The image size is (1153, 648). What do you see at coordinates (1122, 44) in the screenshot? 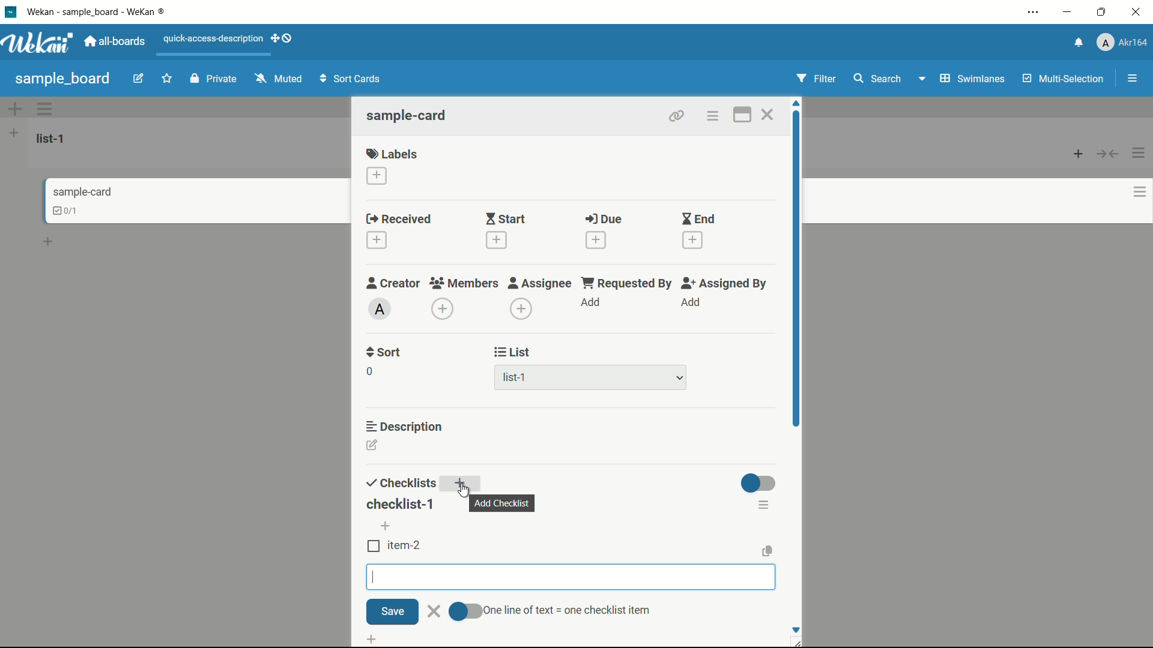
I see `profile` at bounding box center [1122, 44].